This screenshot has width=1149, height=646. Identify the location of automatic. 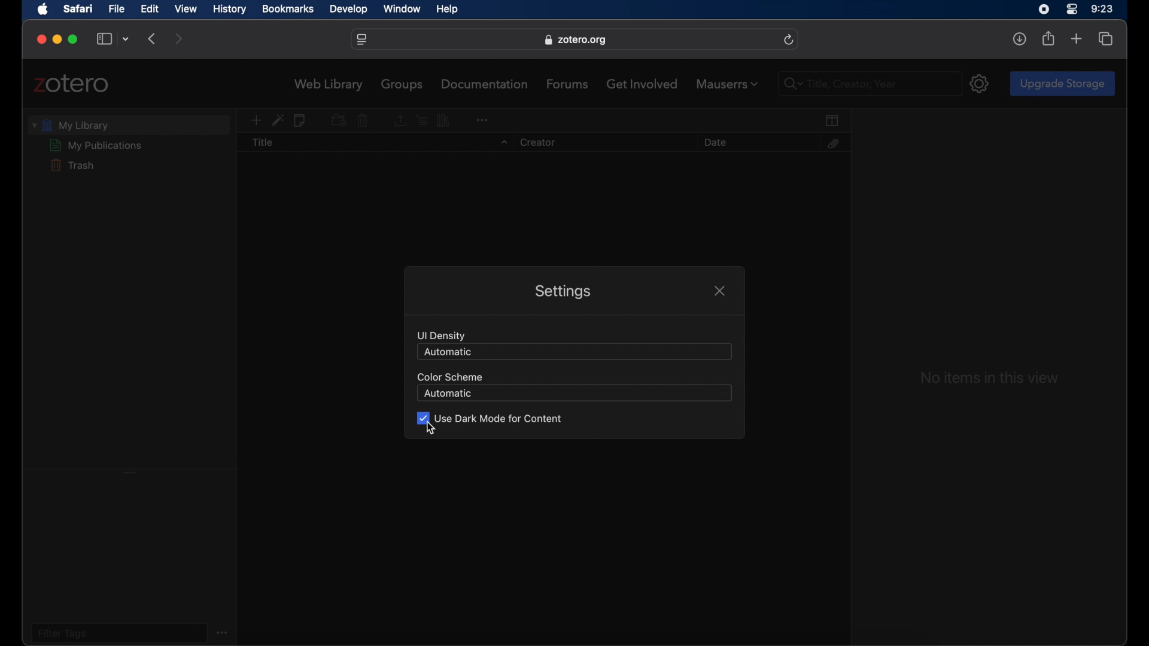
(448, 394).